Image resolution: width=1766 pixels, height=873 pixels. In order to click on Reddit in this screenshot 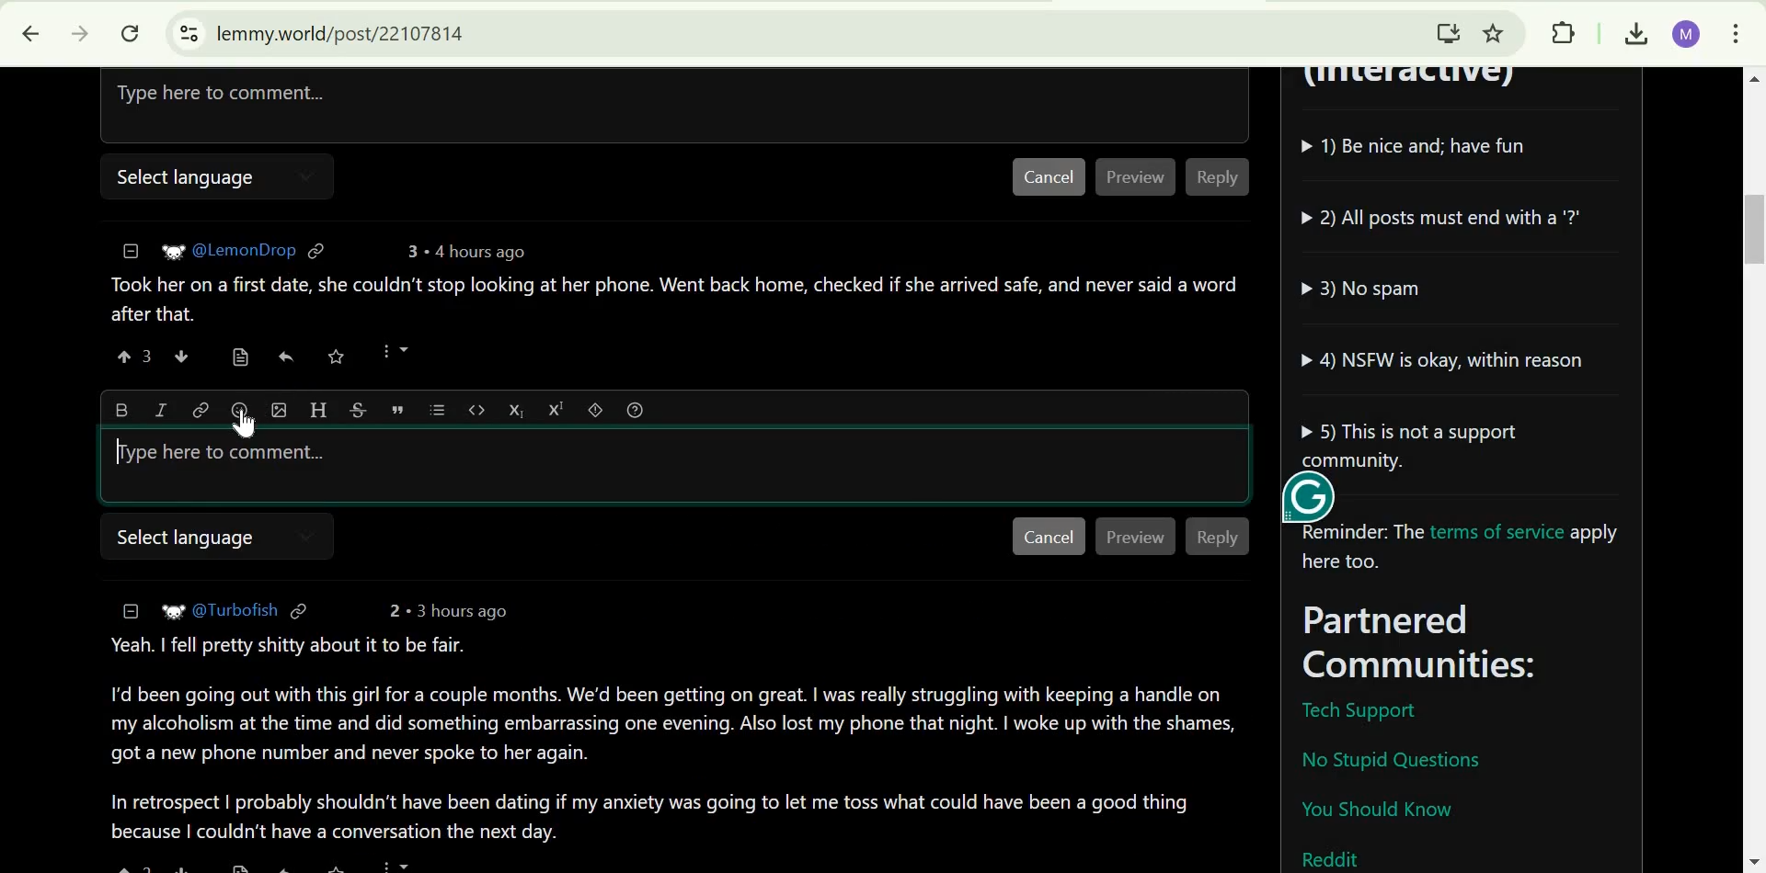, I will do `click(1333, 856)`.